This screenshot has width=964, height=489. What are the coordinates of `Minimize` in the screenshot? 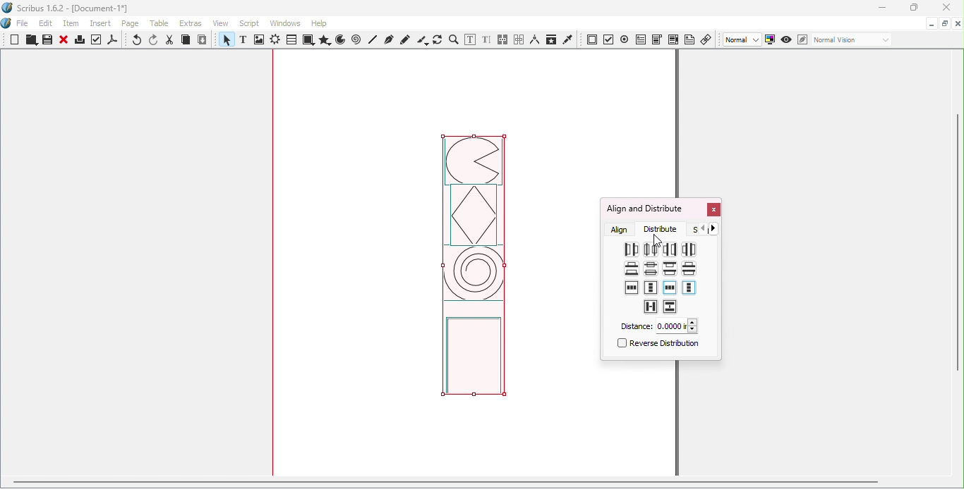 It's located at (930, 23).